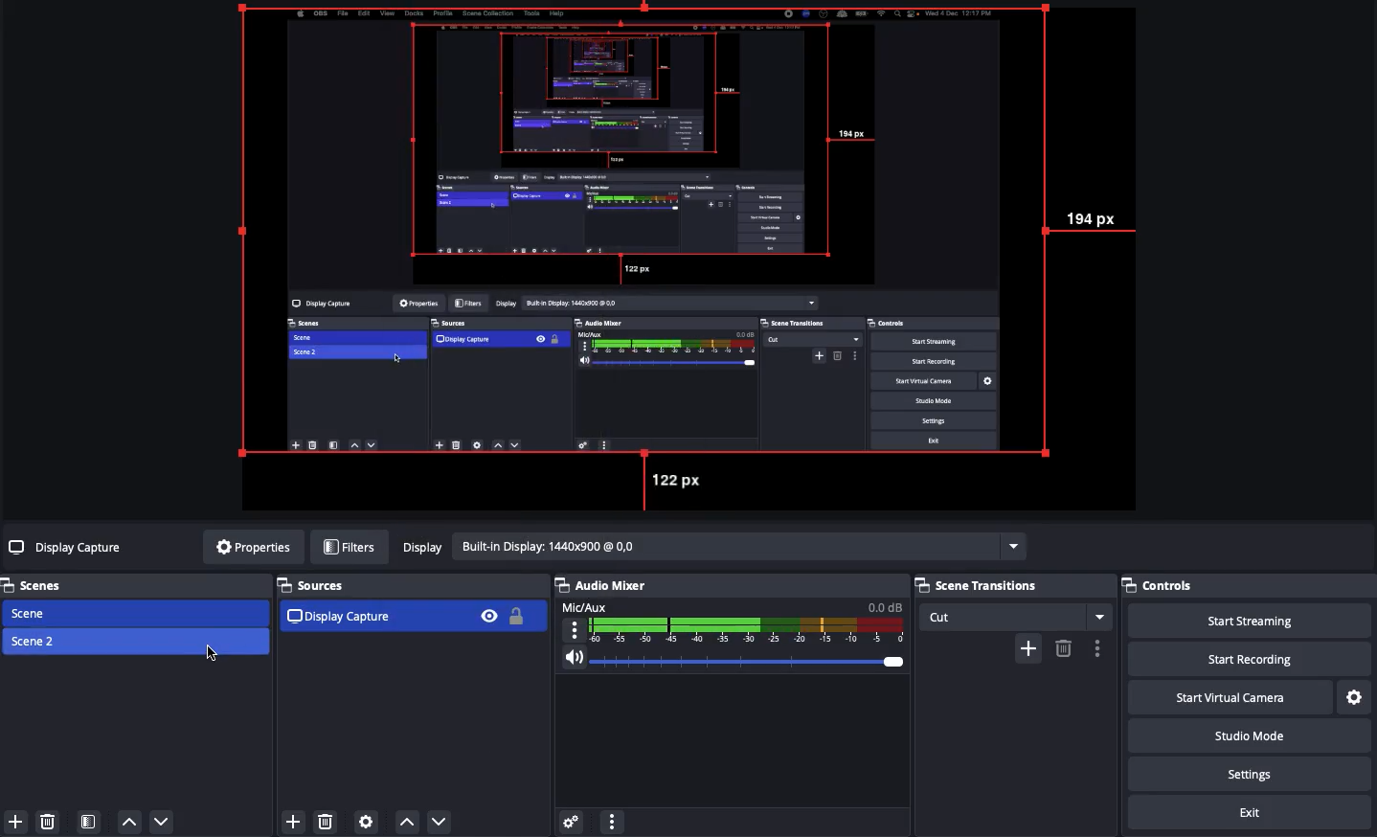  I want to click on Start recording, so click(1244, 658).